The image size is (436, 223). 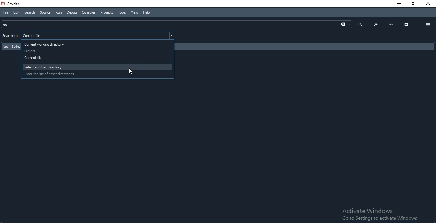 I want to click on Restore, so click(x=414, y=4).